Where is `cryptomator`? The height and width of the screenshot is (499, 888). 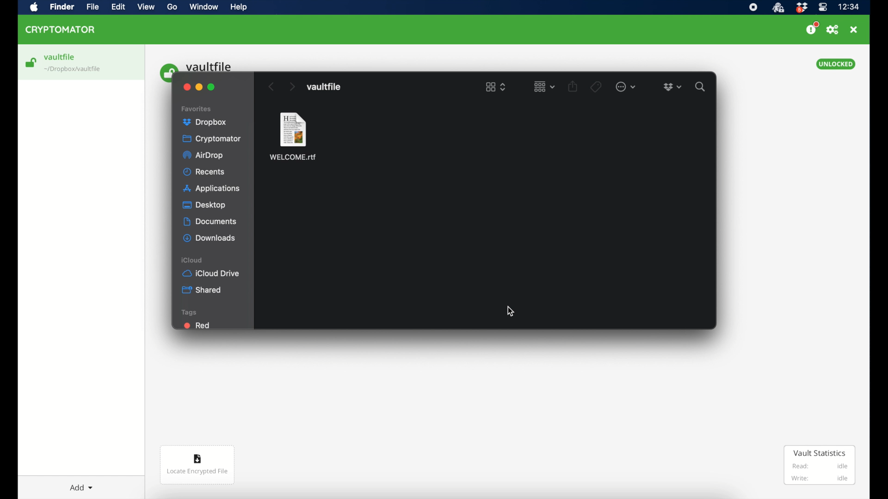
cryptomator is located at coordinates (61, 29).